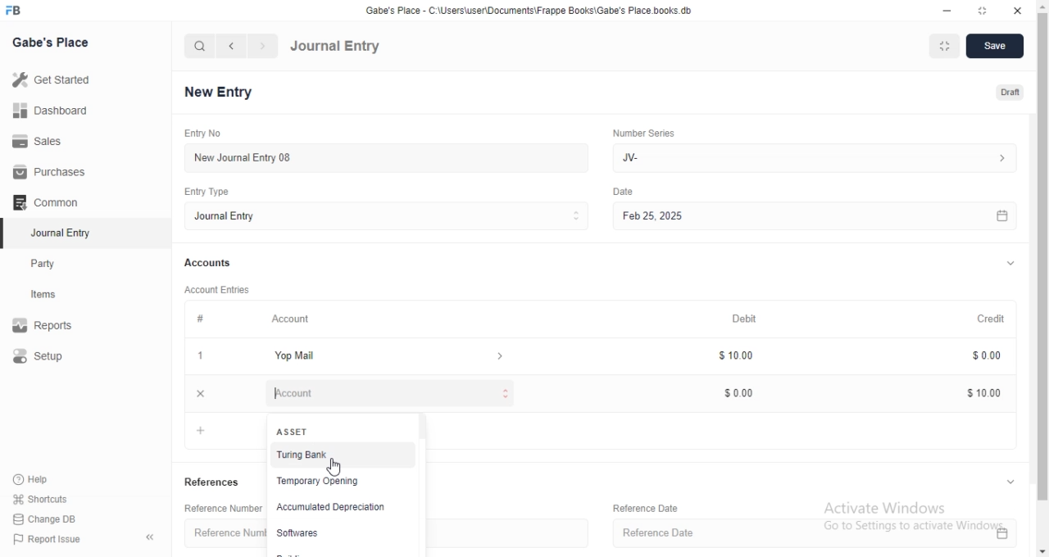 The image size is (1049, 557). I want to click on Purchases, so click(48, 172).